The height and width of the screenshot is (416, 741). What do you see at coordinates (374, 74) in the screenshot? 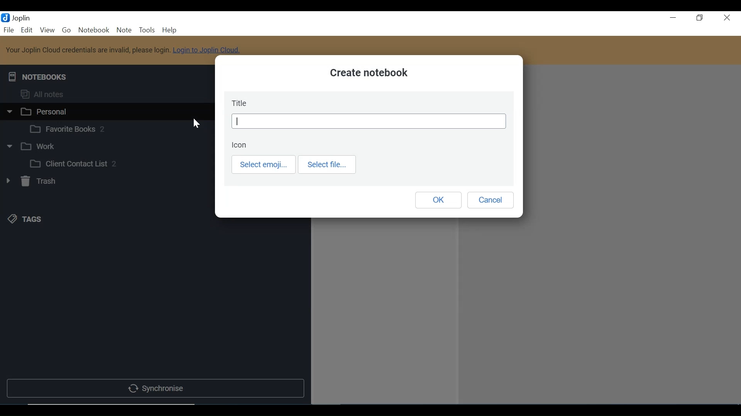
I see `Create notebook` at bounding box center [374, 74].